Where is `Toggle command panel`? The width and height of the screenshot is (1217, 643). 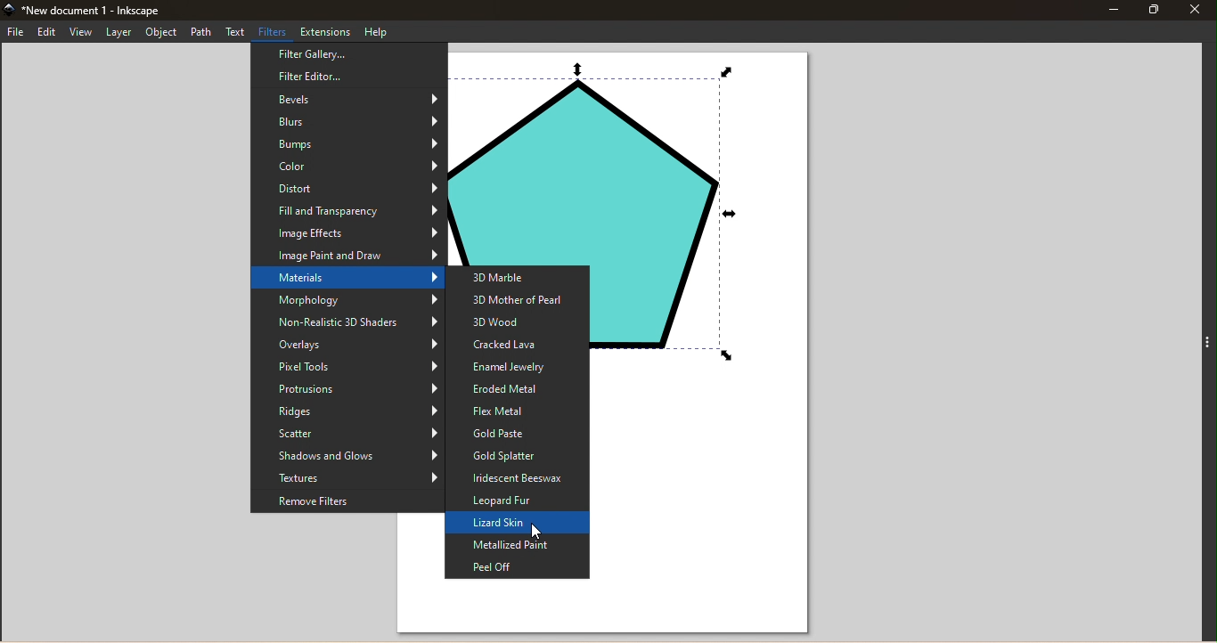 Toggle command panel is located at coordinates (1205, 340).